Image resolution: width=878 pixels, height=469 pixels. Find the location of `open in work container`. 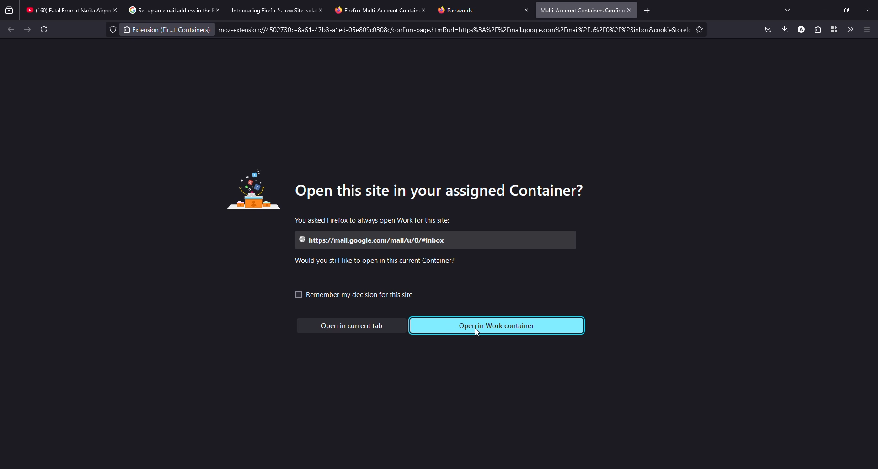

open in work container is located at coordinates (500, 325).